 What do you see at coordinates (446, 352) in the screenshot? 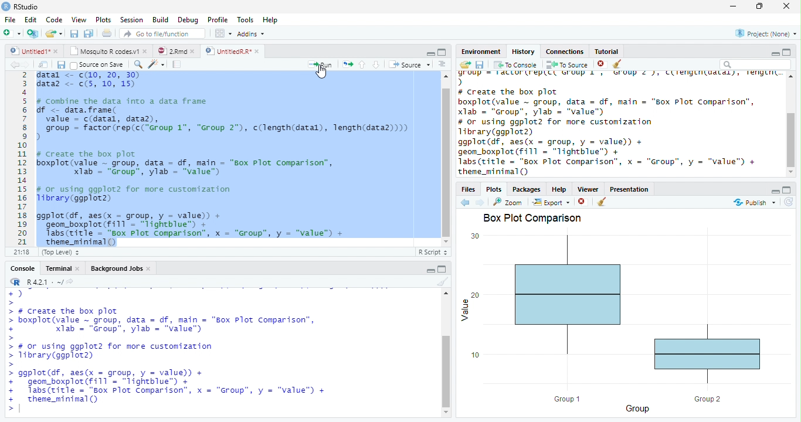
I see `vertical scroll bar` at bounding box center [446, 352].